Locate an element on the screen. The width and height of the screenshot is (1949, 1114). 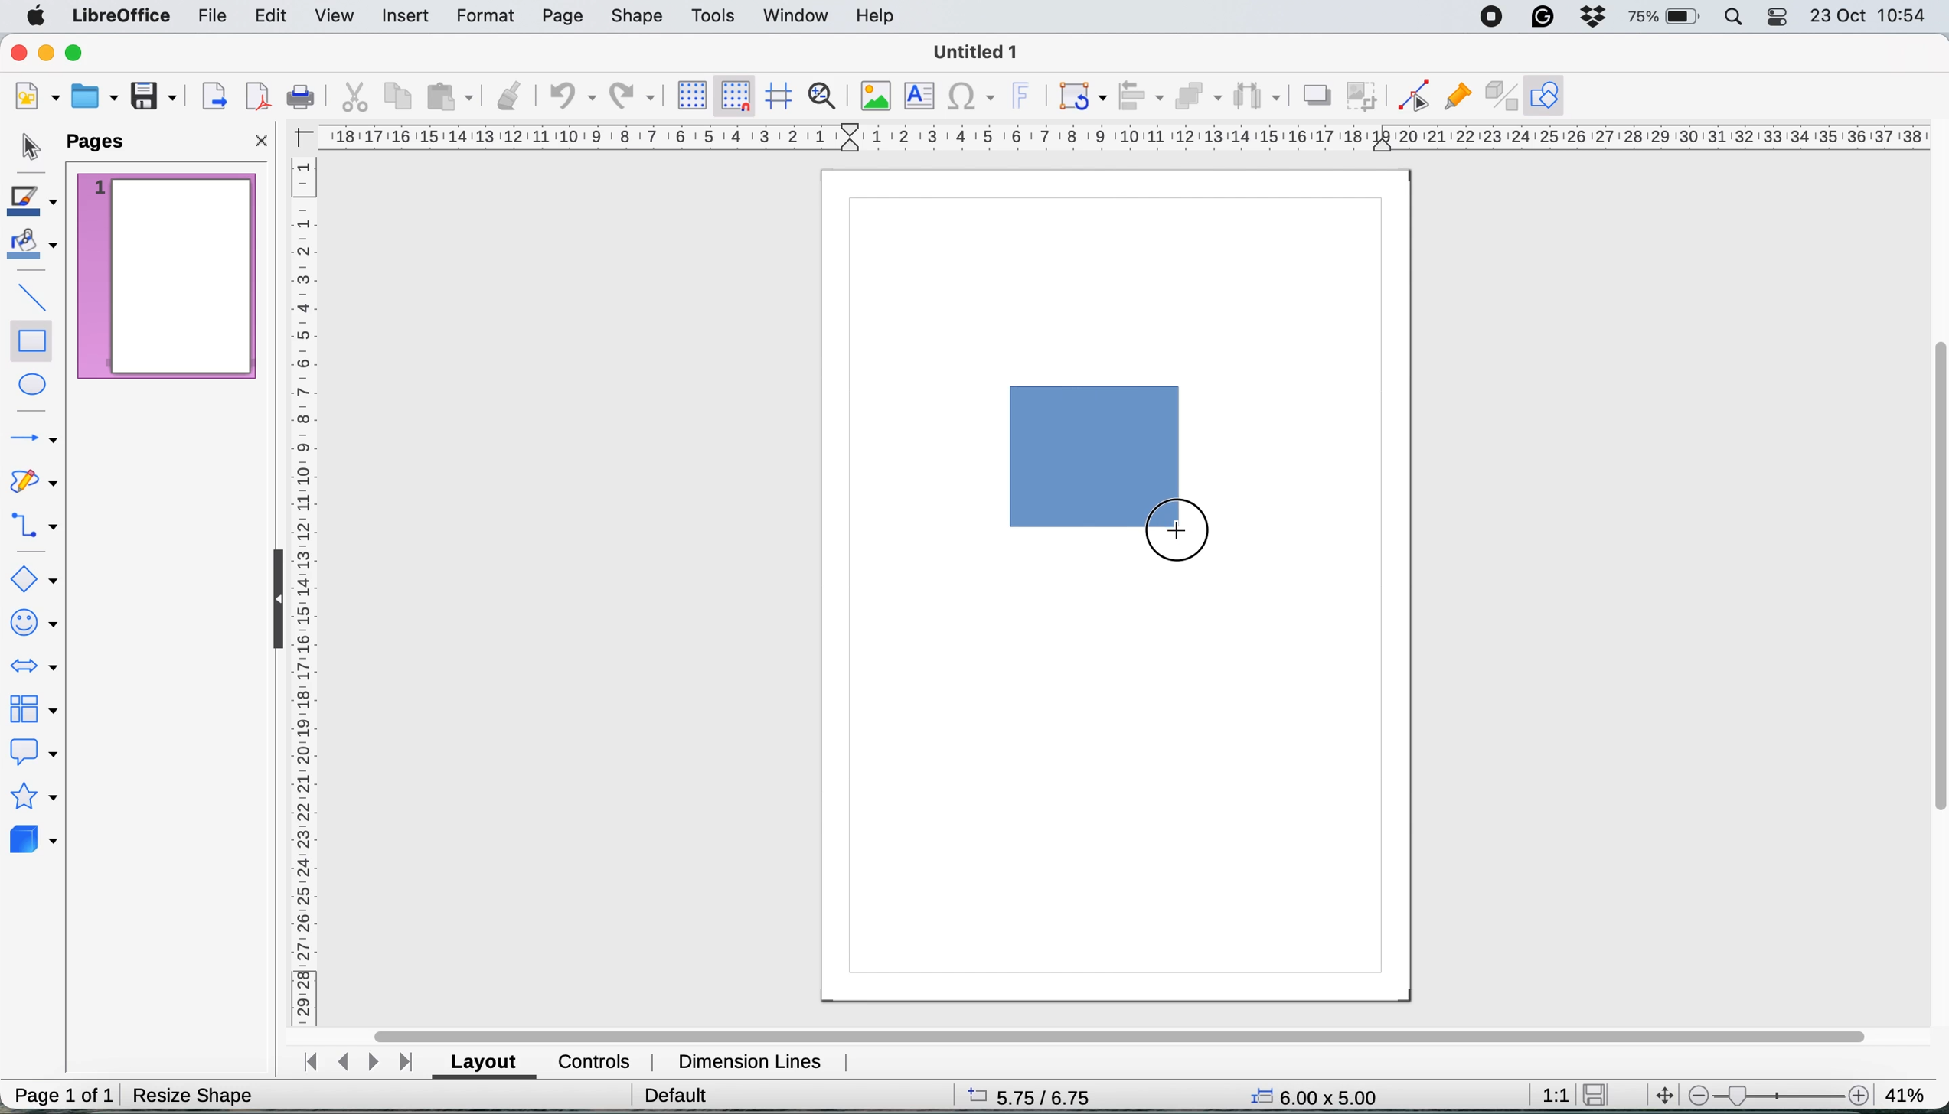
libreoffice is located at coordinates (116, 17).